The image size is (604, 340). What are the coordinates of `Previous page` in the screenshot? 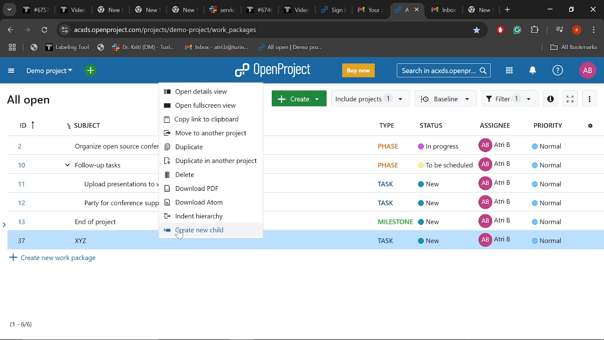 It's located at (9, 30).